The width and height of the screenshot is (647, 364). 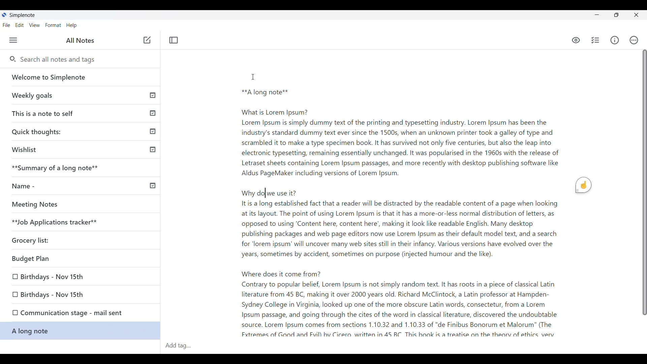 I want to click on Birthdays-Nov 15th, so click(x=72, y=294).